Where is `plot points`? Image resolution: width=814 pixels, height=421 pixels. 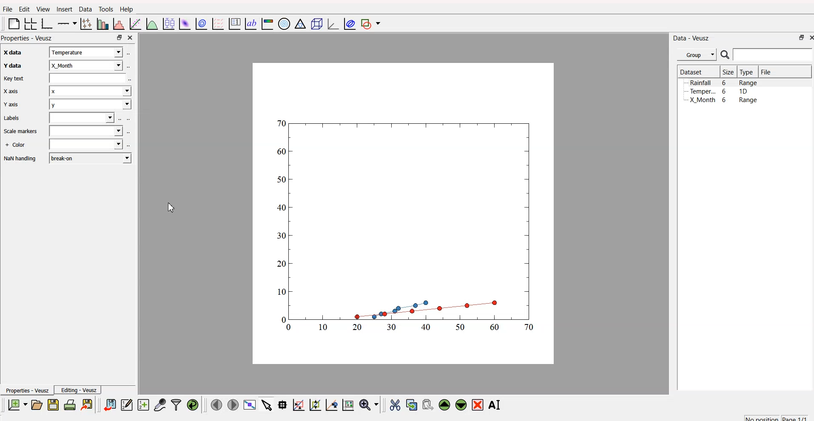
plot points is located at coordinates (85, 24).